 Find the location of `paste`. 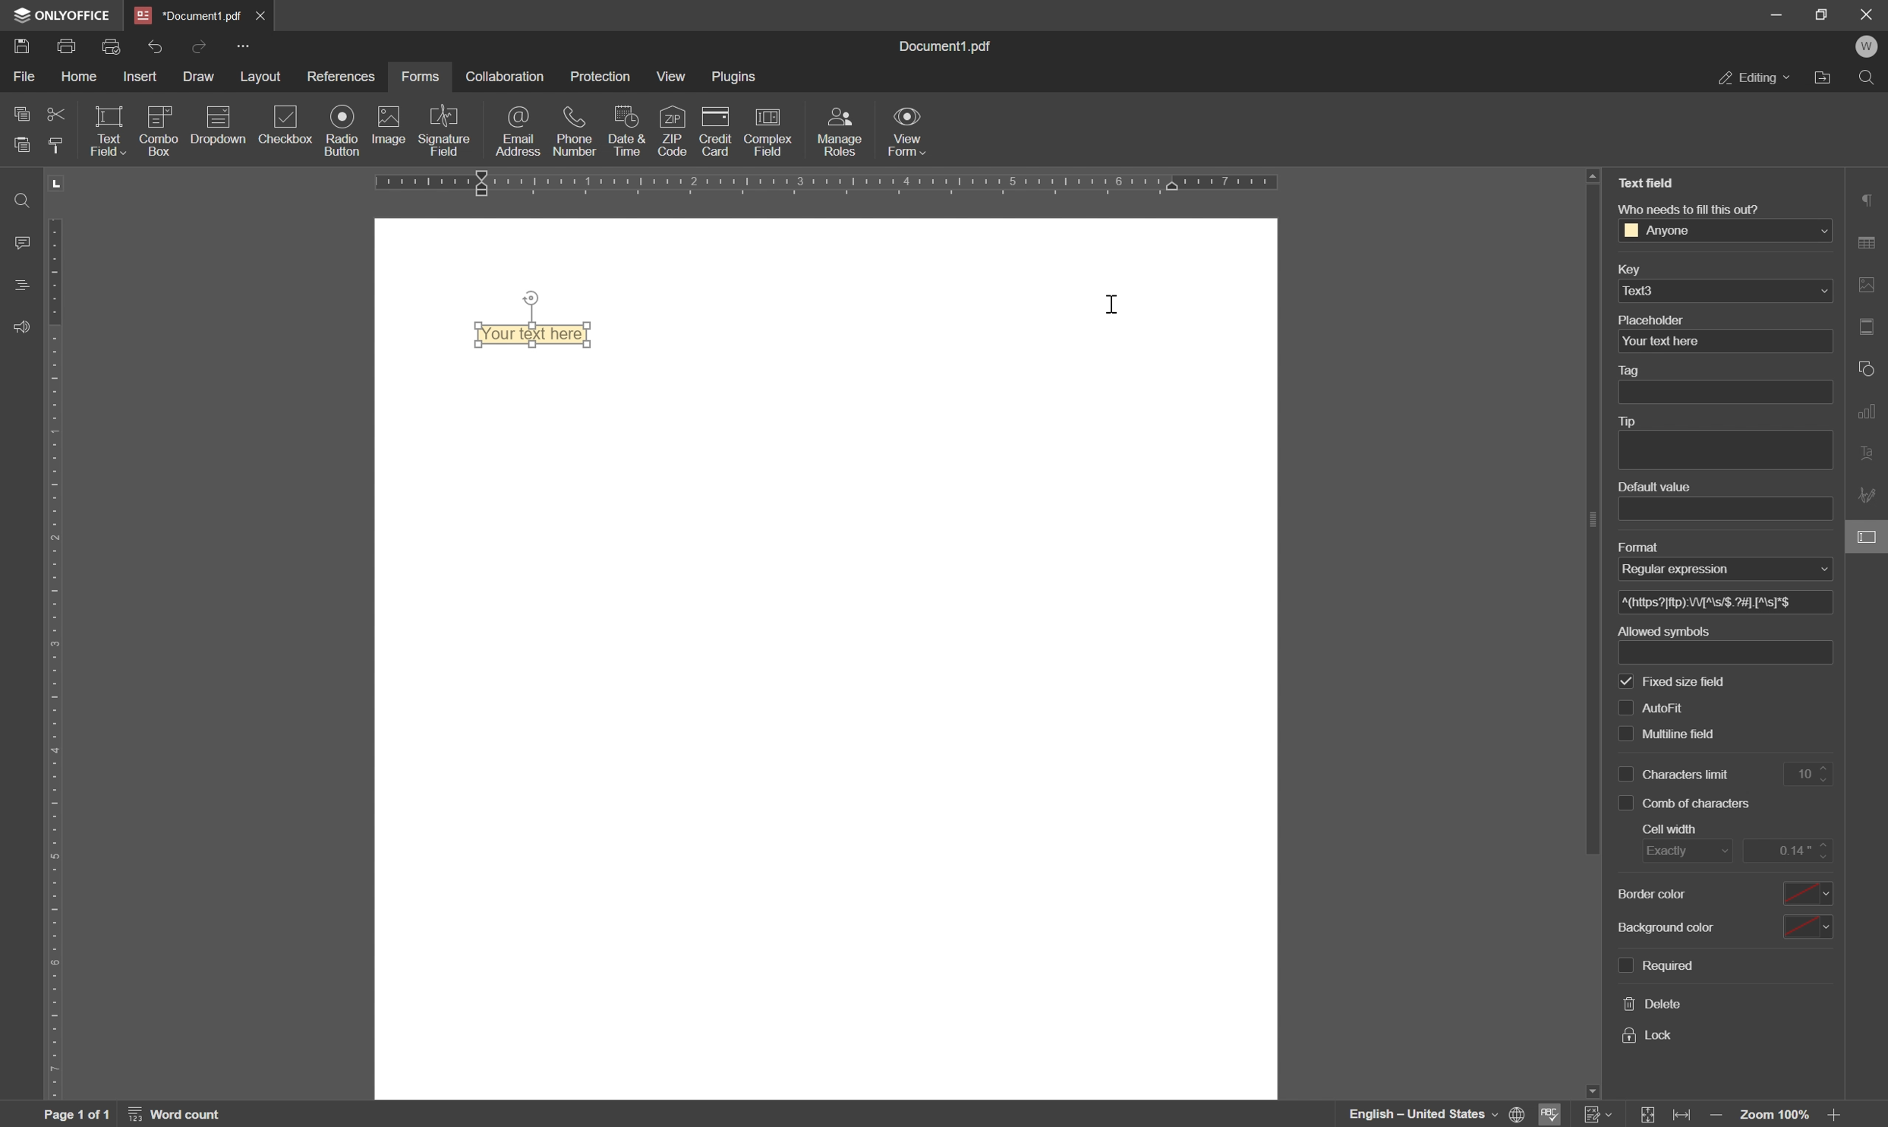

paste is located at coordinates (23, 144).